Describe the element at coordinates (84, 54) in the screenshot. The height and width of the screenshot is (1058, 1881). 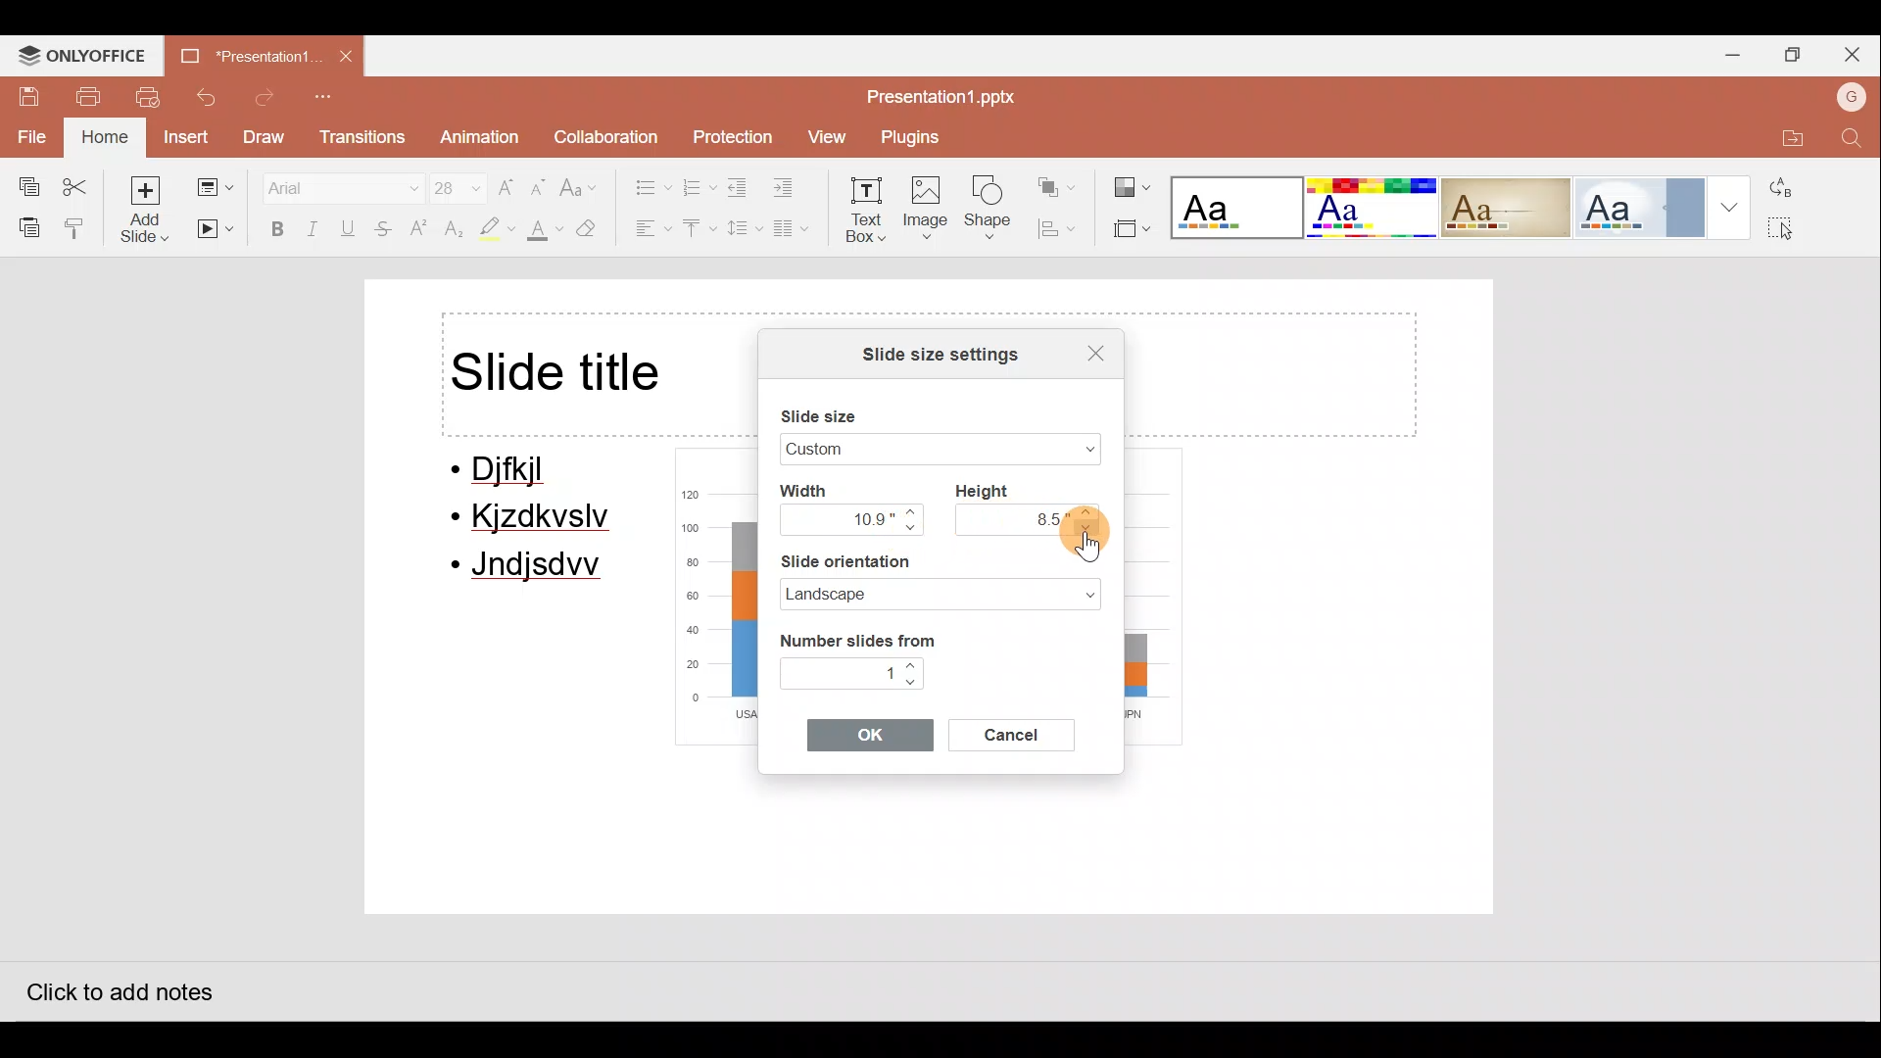
I see `ONLYOFFICE` at that location.